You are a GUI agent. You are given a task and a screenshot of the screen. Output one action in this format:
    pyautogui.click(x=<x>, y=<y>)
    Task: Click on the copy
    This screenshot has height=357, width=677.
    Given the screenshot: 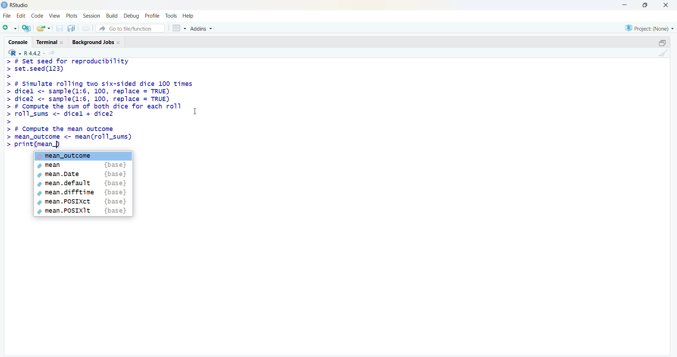 What is the action you would take?
    pyautogui.click(x=71, y=28)
    